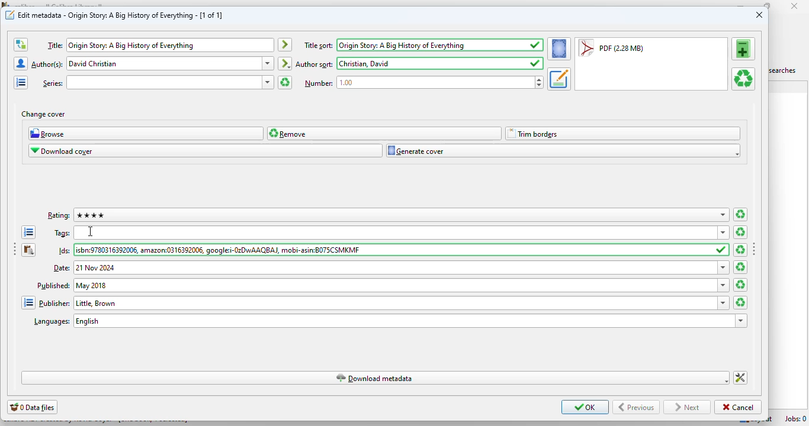 The image size is (809, 426). Describe the element at coordinates (20, 63) in the screenshot. I see `open the manage authors editor` at that location.